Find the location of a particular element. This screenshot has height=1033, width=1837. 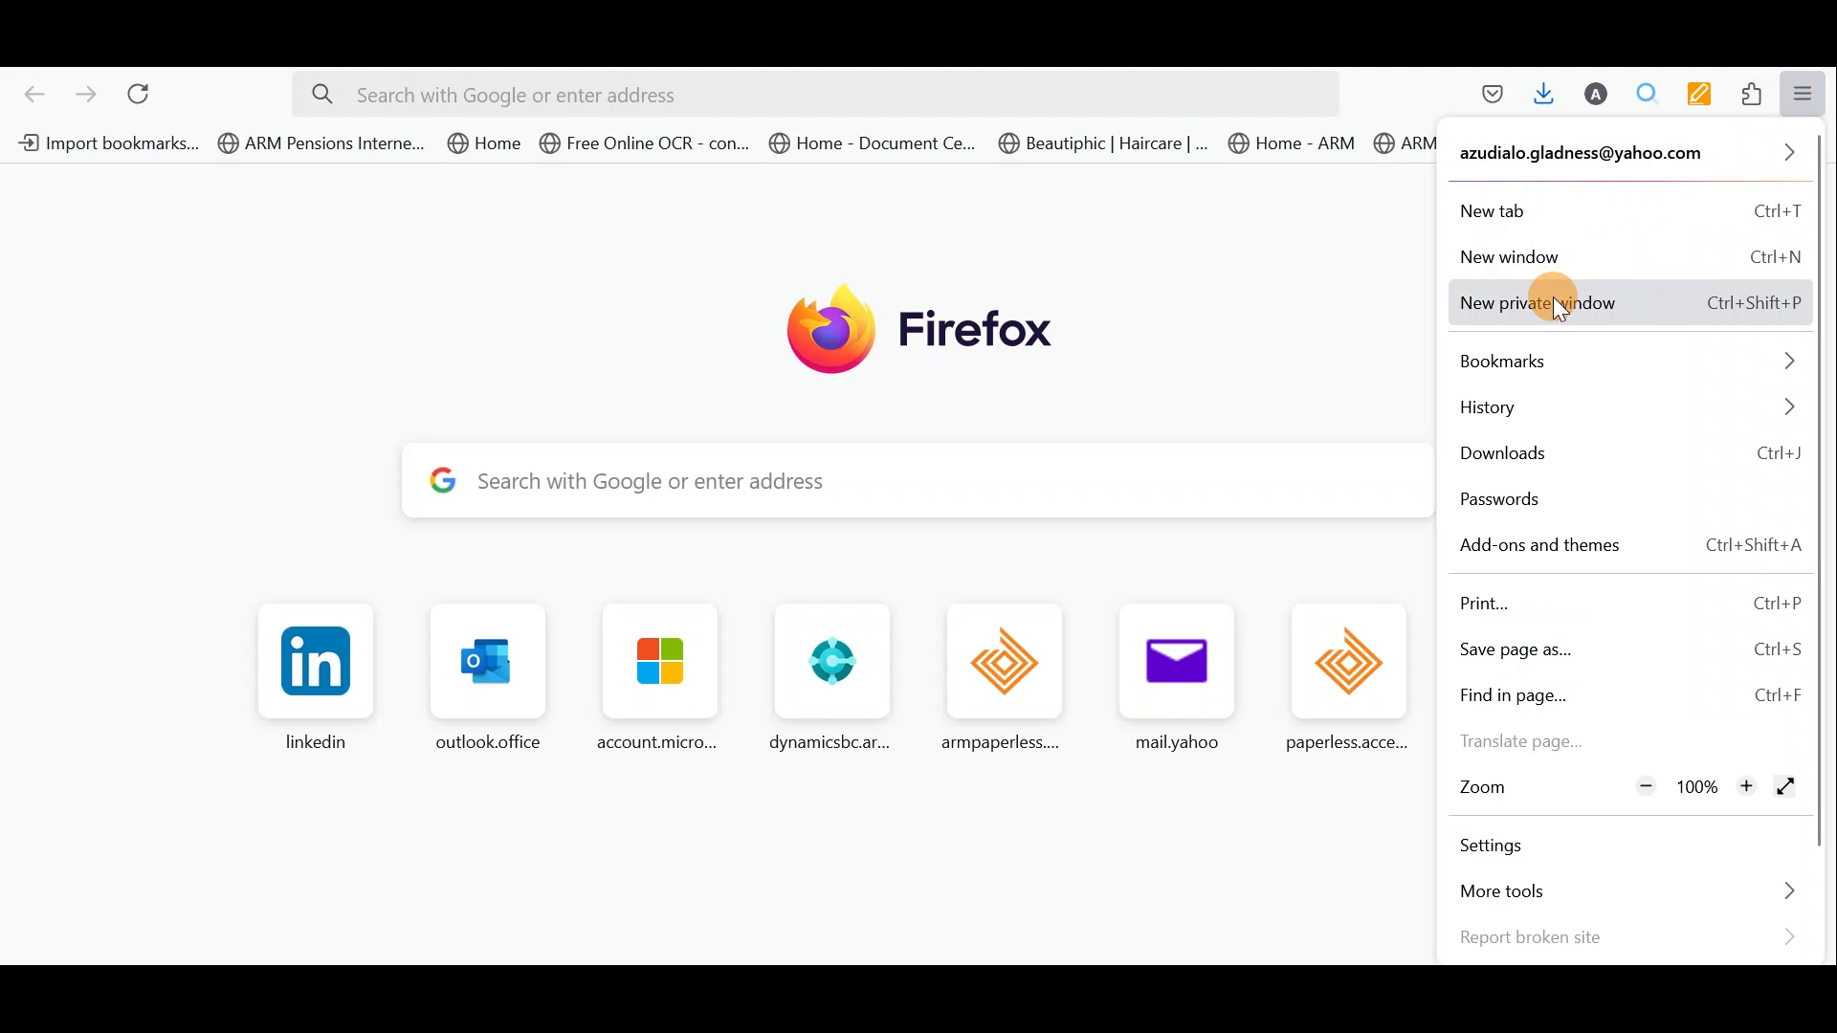

Bookmarks is located at coordinates (1628, 361).